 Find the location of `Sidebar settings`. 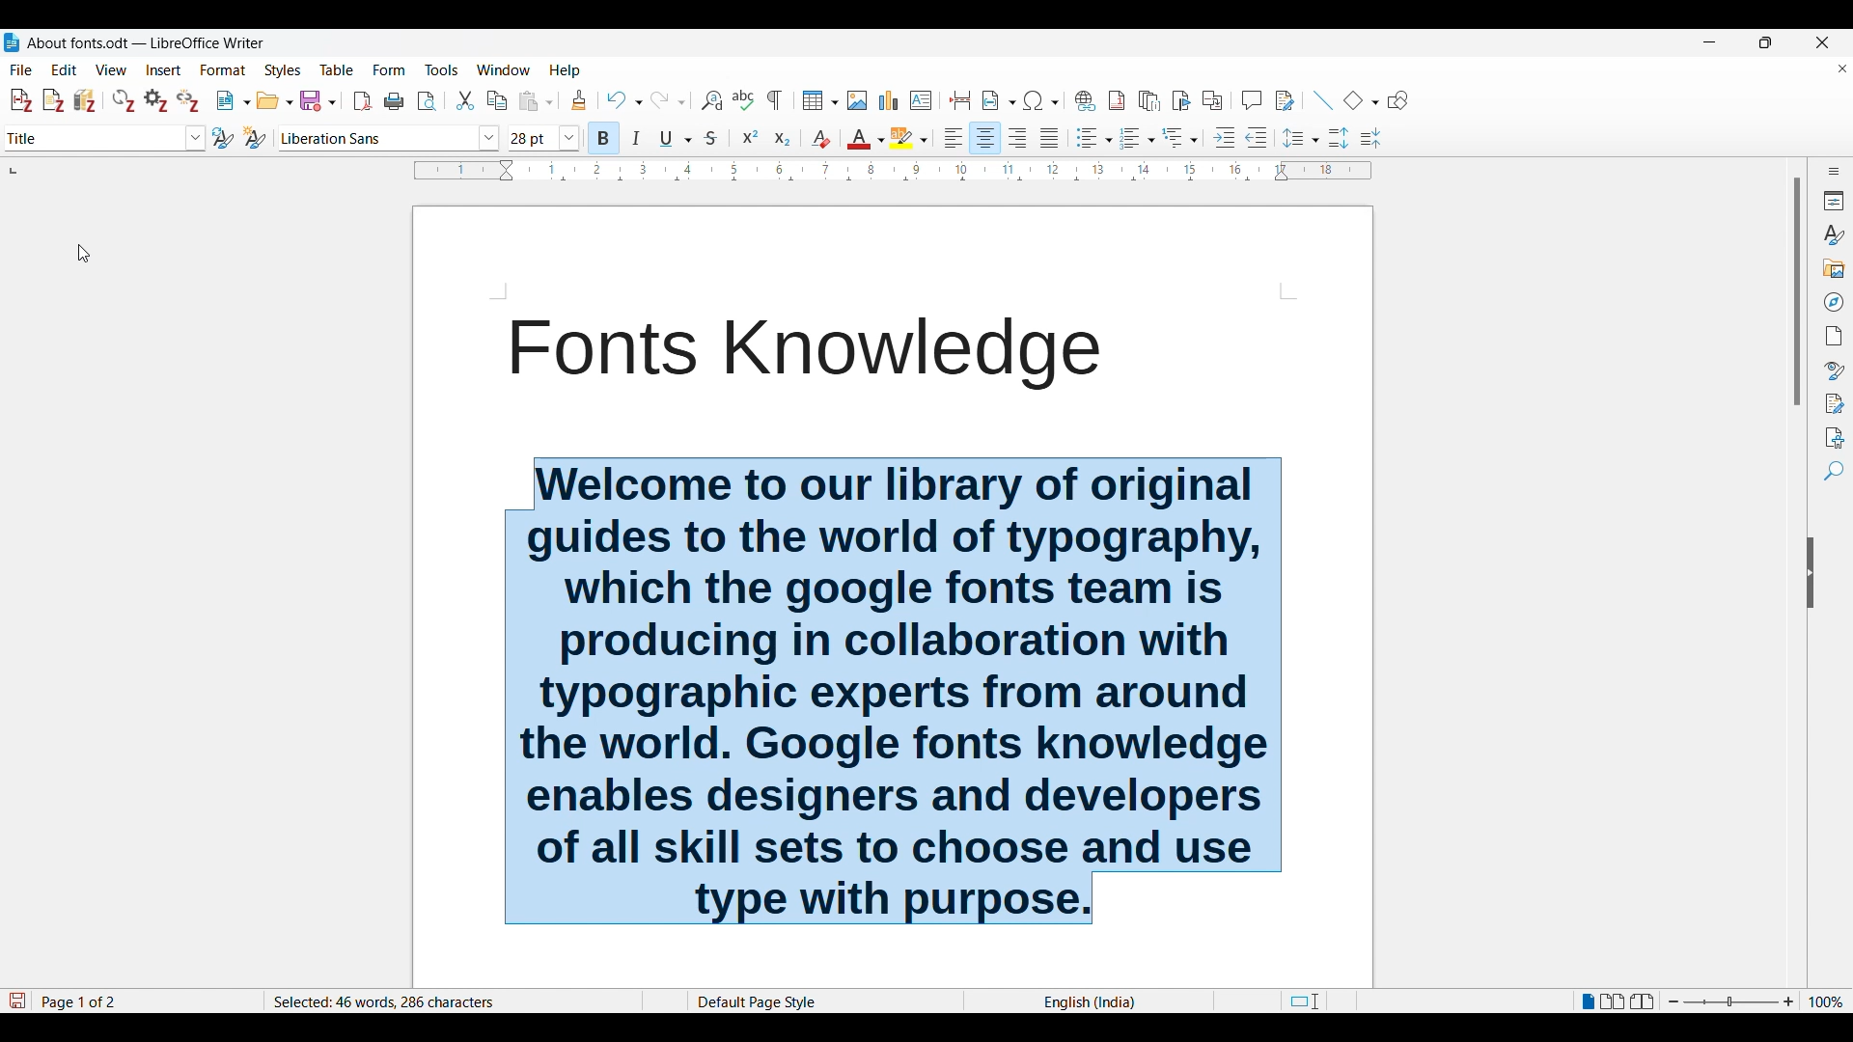

Sidebar settings is located at coordinates (1834, 171).